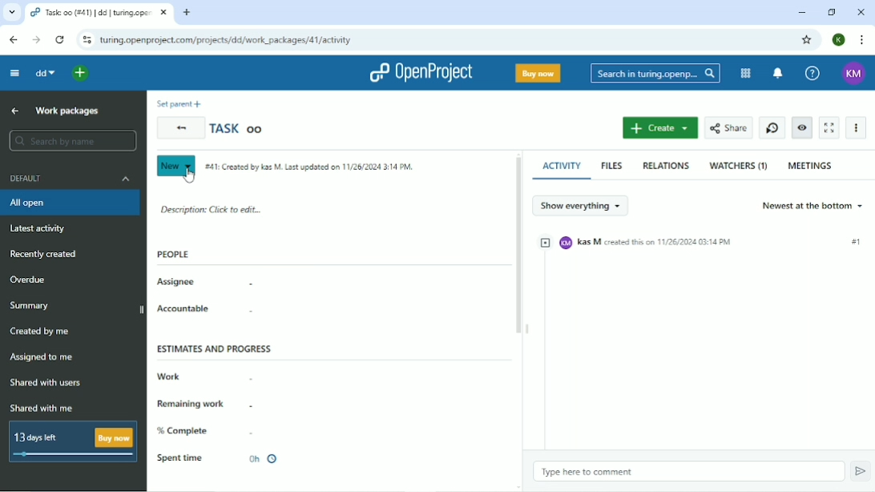  What do you see at coordinates (16, 111) in the screenshot?
I see `Up` at bounding box center [16, 111].